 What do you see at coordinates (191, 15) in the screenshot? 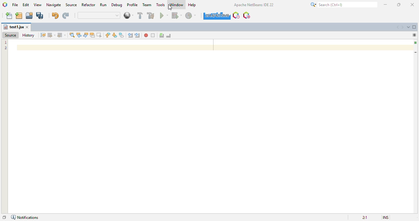
I see `profile project` at bounding box center [191, 15].